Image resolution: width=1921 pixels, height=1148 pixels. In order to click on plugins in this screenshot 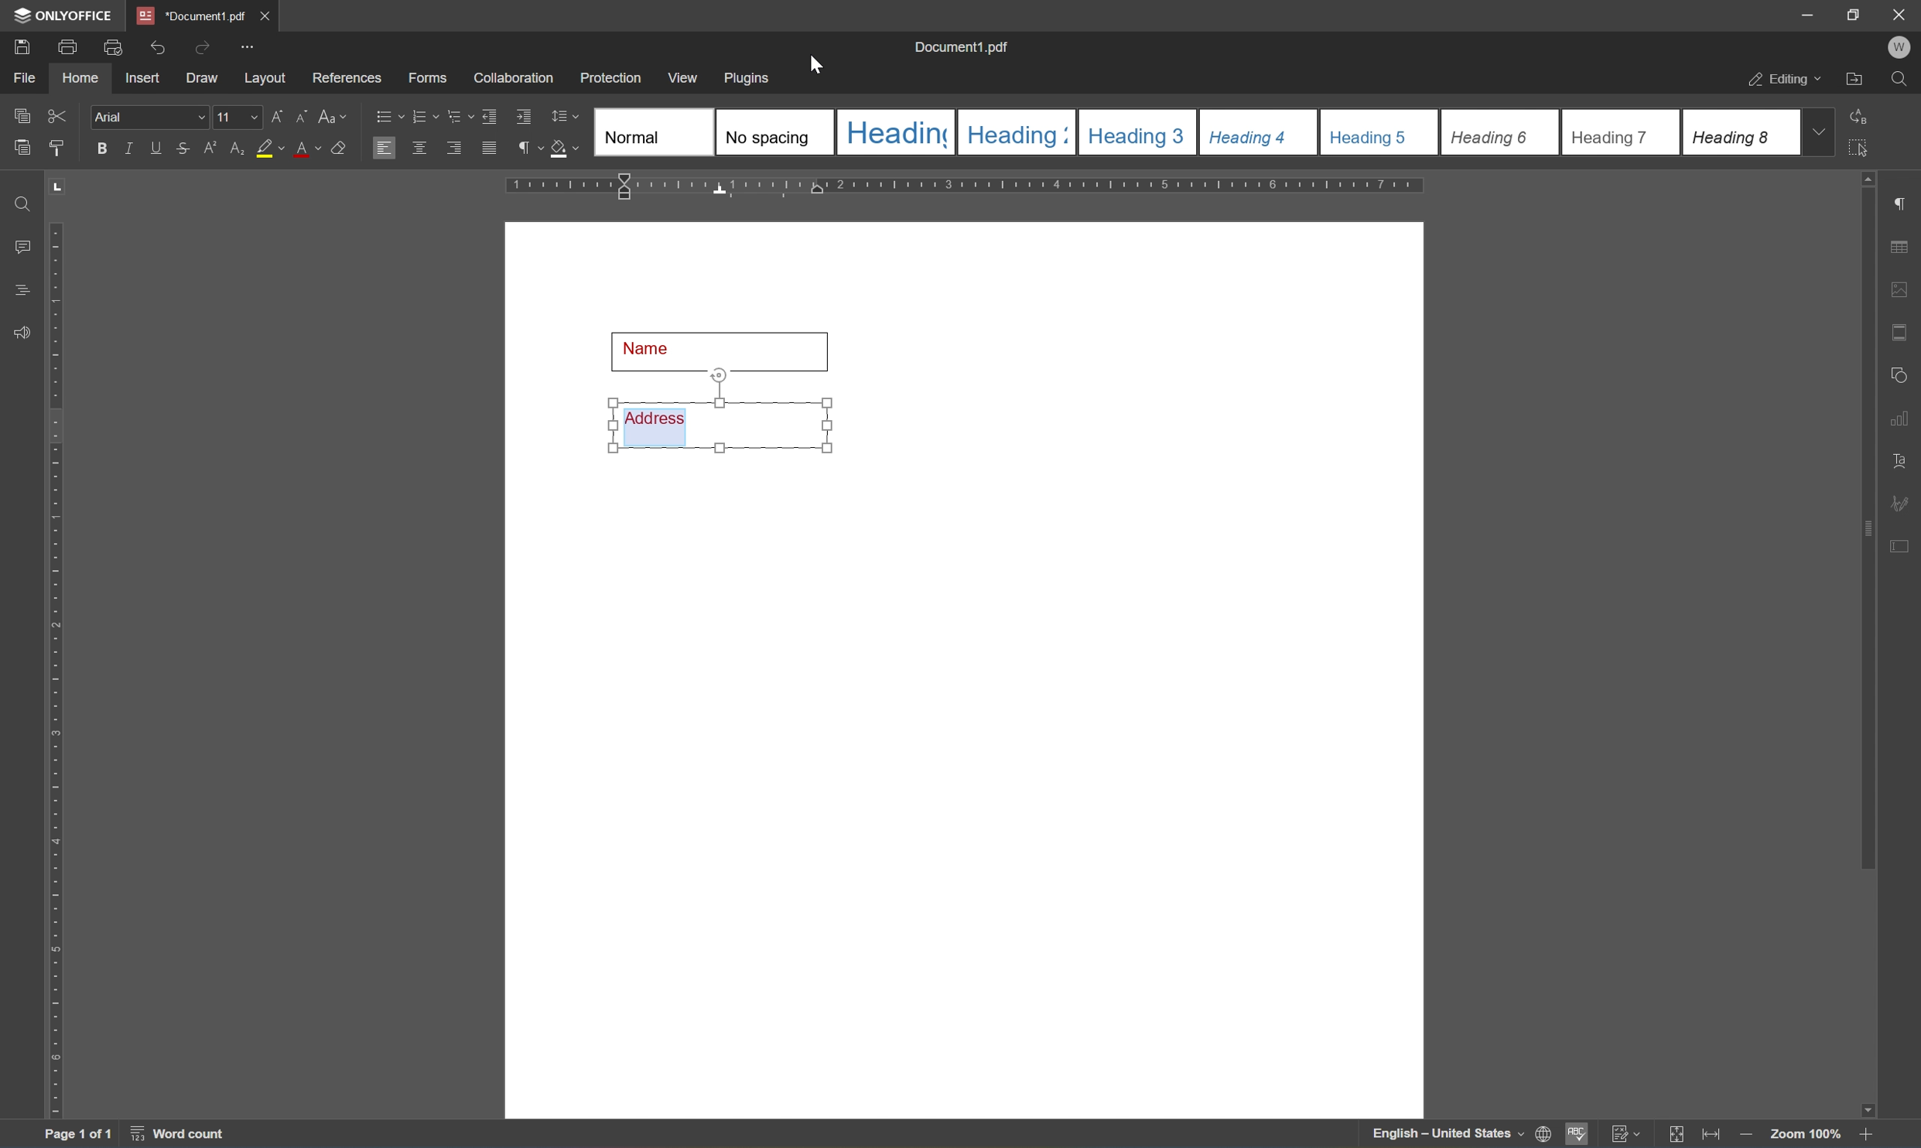, I will do `click(753, 77)`.